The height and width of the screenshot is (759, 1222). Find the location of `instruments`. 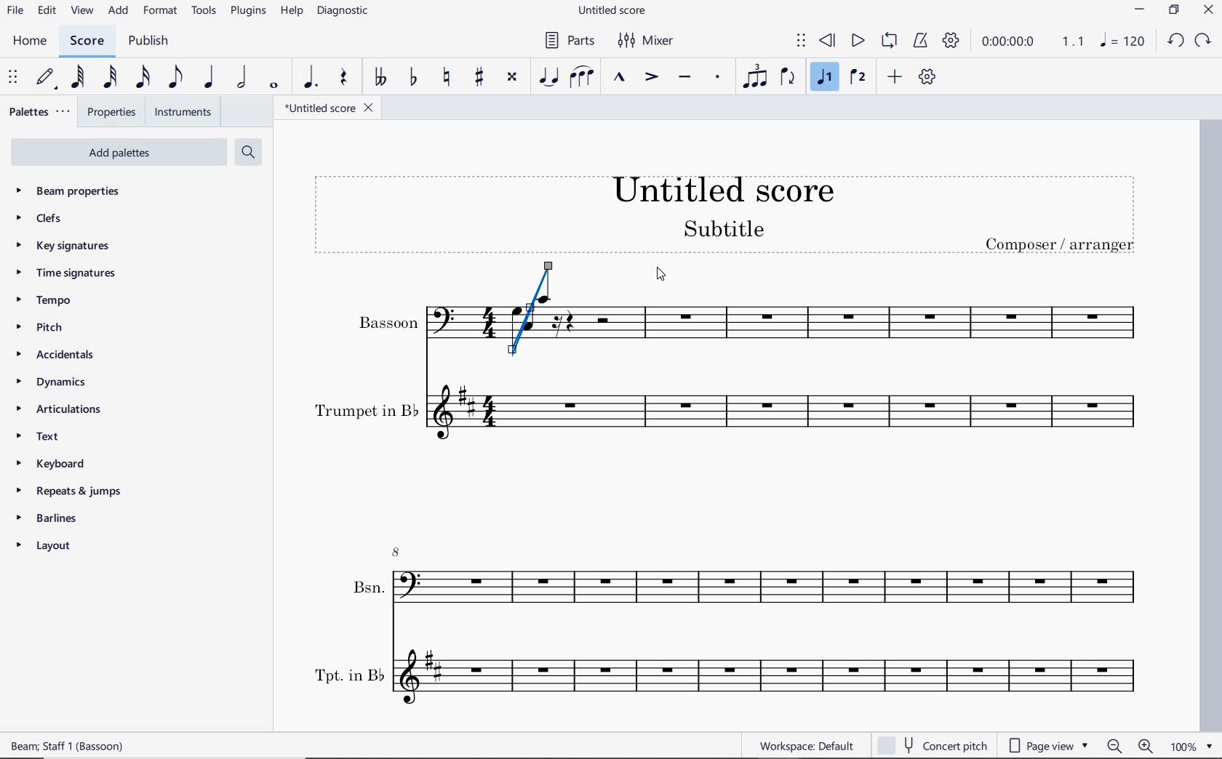

instruments is located at coordinates (184, 112).